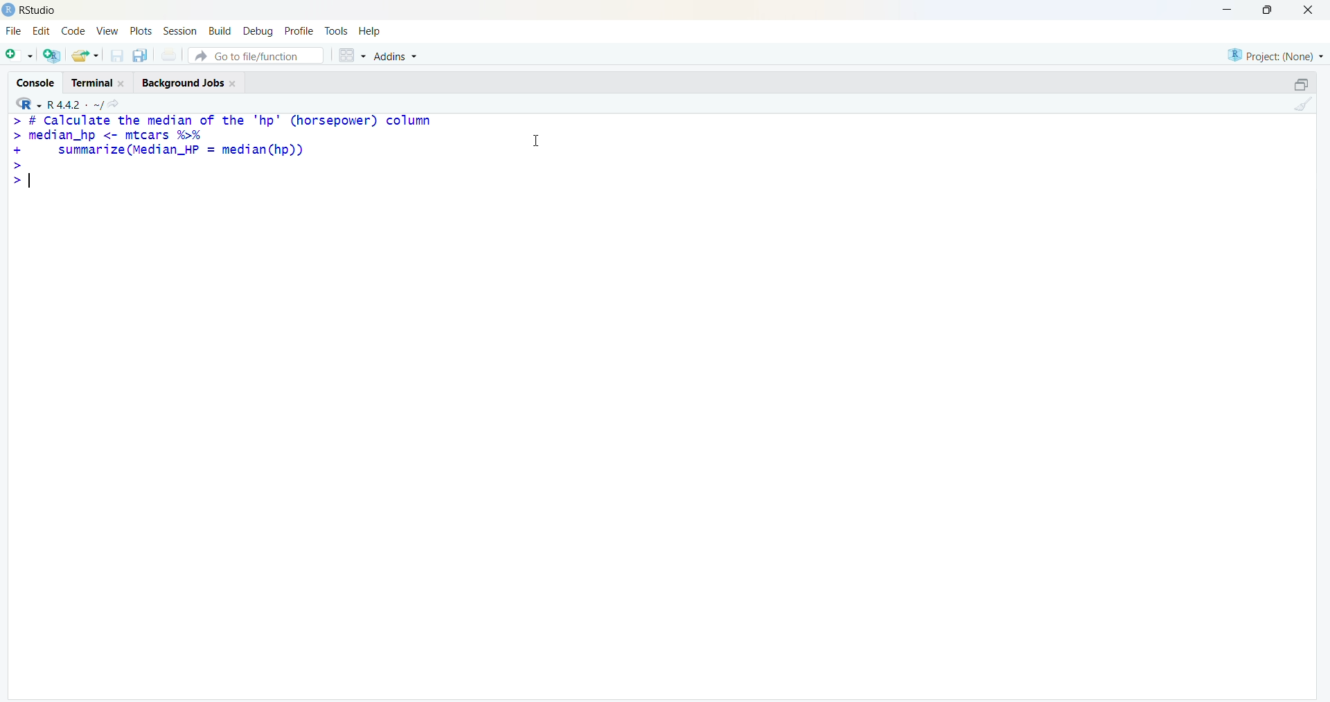 This screenshot has width=1330, height=702. What do you see at coordinates (37, 83) in the screenshot?
I see `console` at bounding box center [37, 83].